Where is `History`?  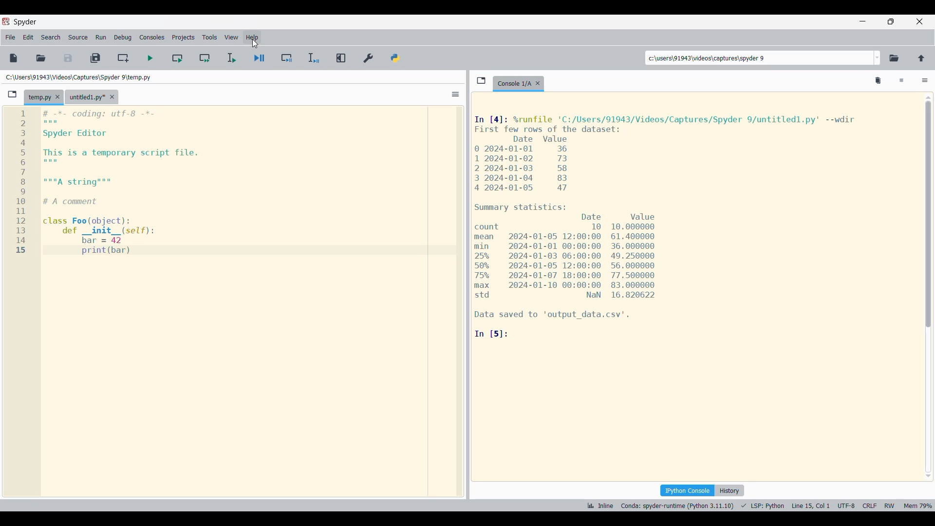
History is located at coordinates (729, 490).